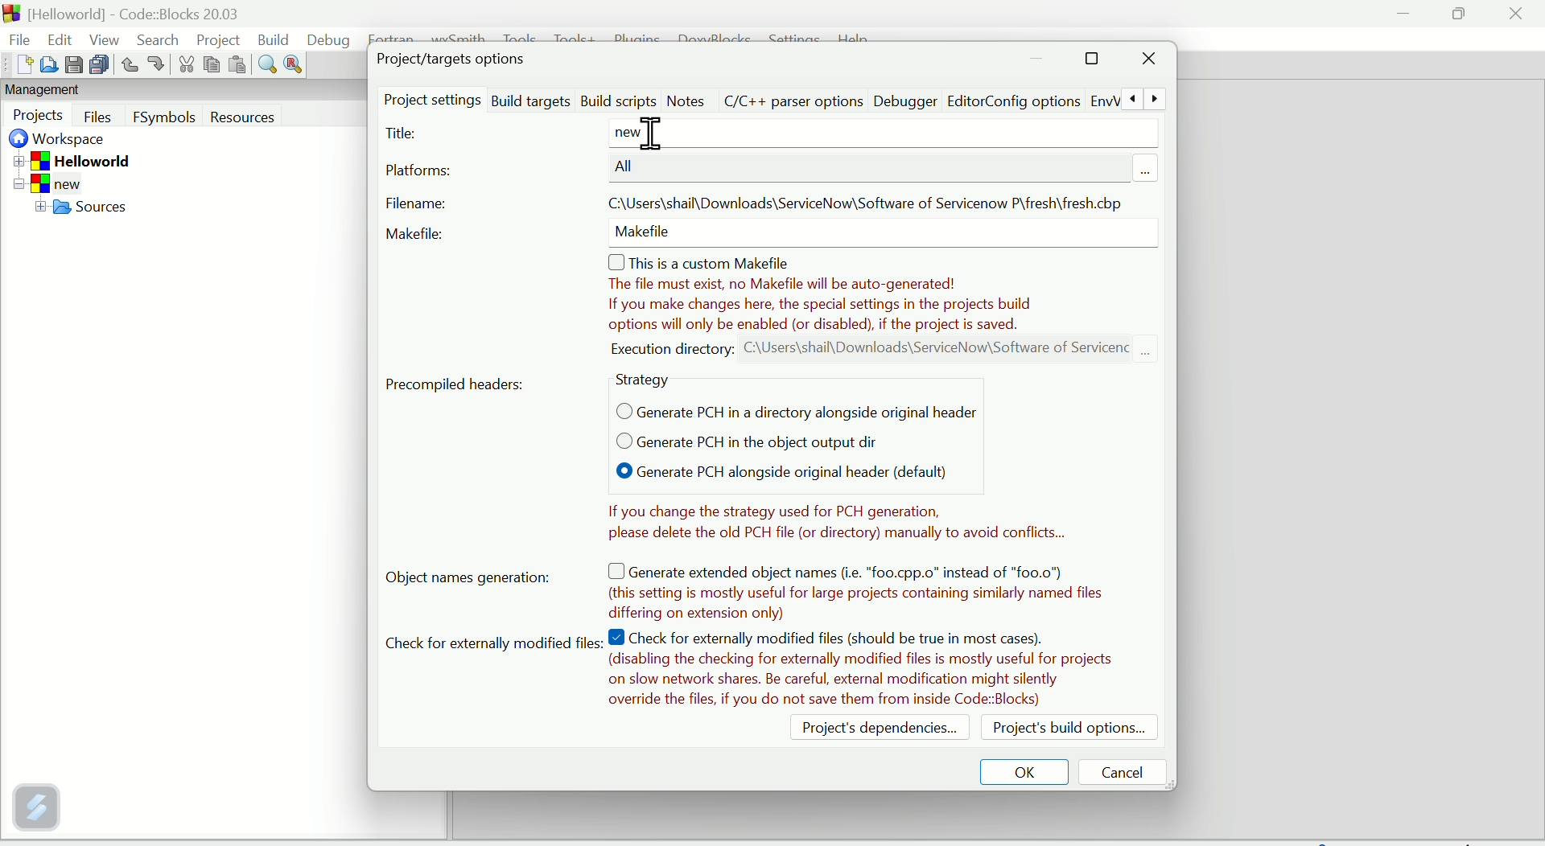 The width and height of the screenshot is (1545, 846). What do you see at coordinates (641, 133) in the screenshot?
I see `new` at bounding box center [641, 133].